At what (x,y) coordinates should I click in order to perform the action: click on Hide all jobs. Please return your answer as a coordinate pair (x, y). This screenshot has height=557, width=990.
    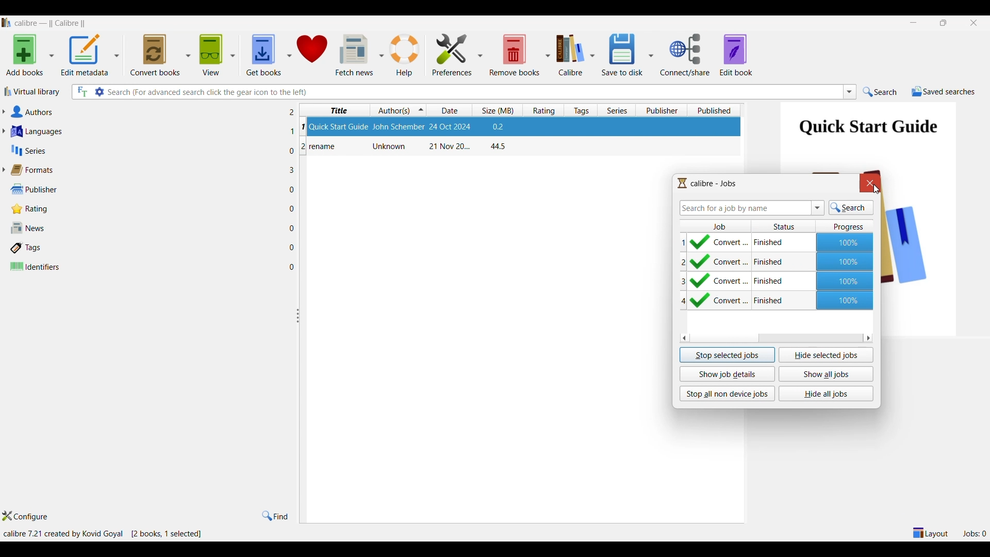
    Looking at the image, I should click on (826, 394).